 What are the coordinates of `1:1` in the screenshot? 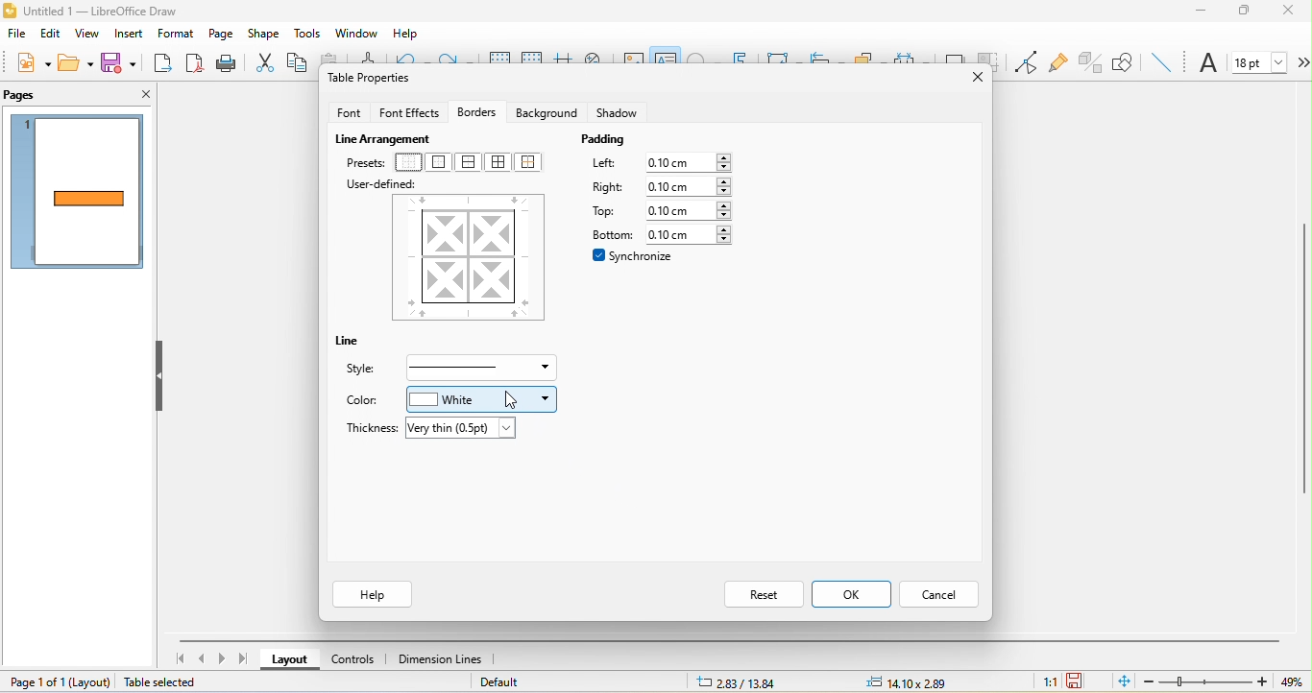 It's located at (1040, 681).